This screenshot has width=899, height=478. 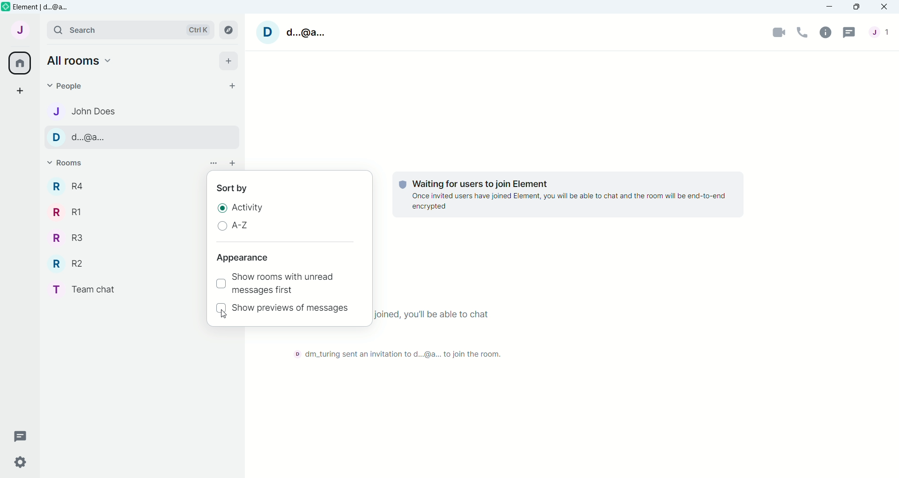 I want to click on Create a space, so click(x=22, y=90).